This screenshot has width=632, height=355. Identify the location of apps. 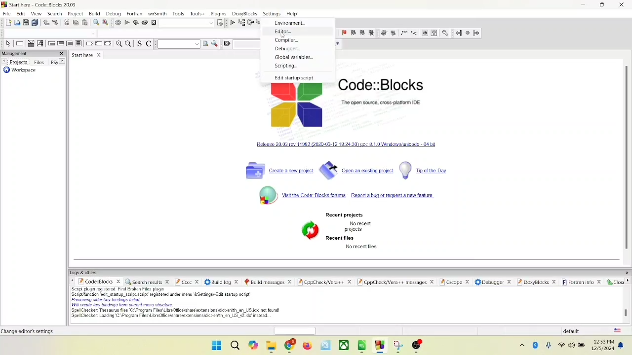
(363, 347).